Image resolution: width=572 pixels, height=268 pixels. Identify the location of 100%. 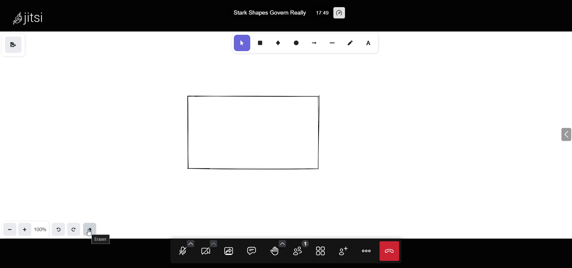
(41, 229).